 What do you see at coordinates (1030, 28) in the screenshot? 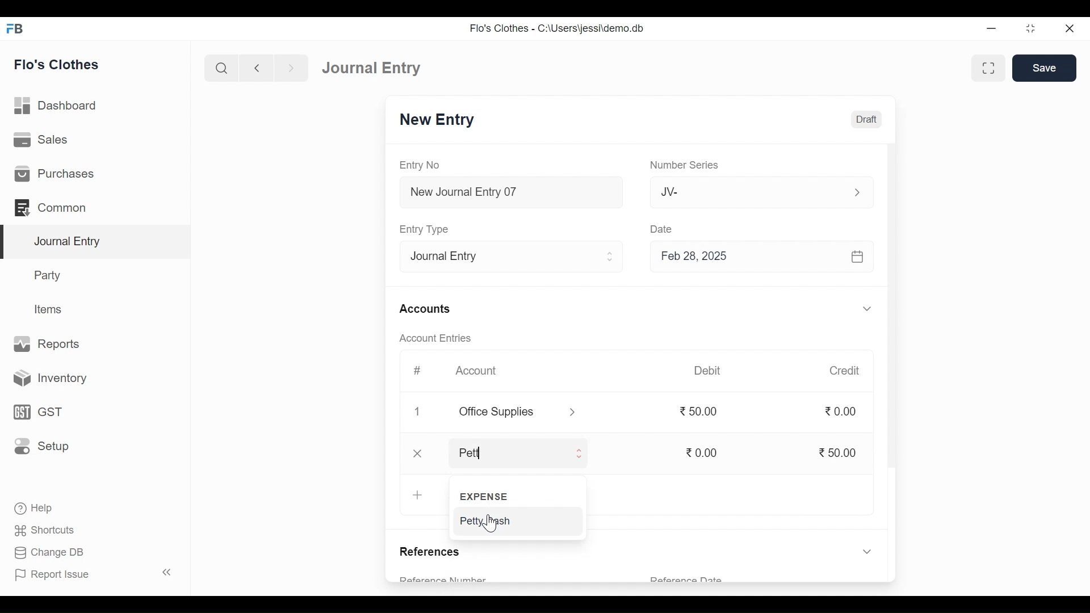
I see `Restore` at bounding box center [1030, 28].